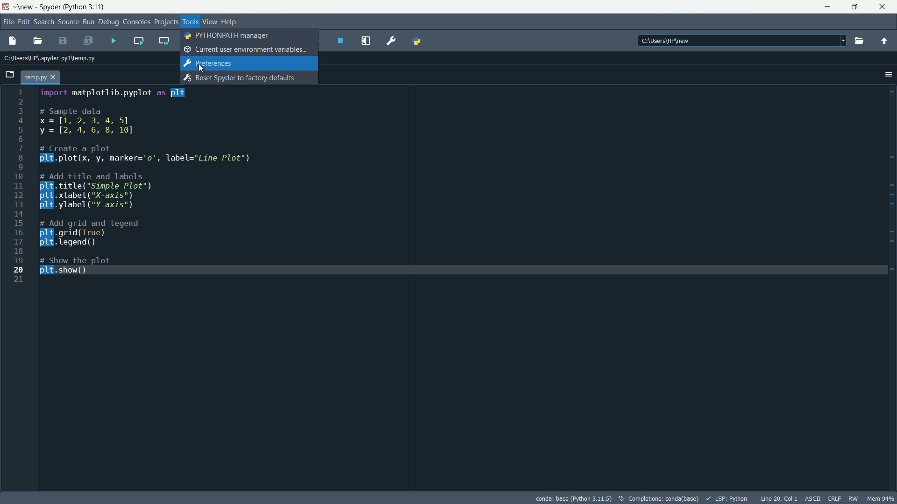  Describe the element at coordinates (859, 41) in the screenshot. I see `browse directory` at that location.